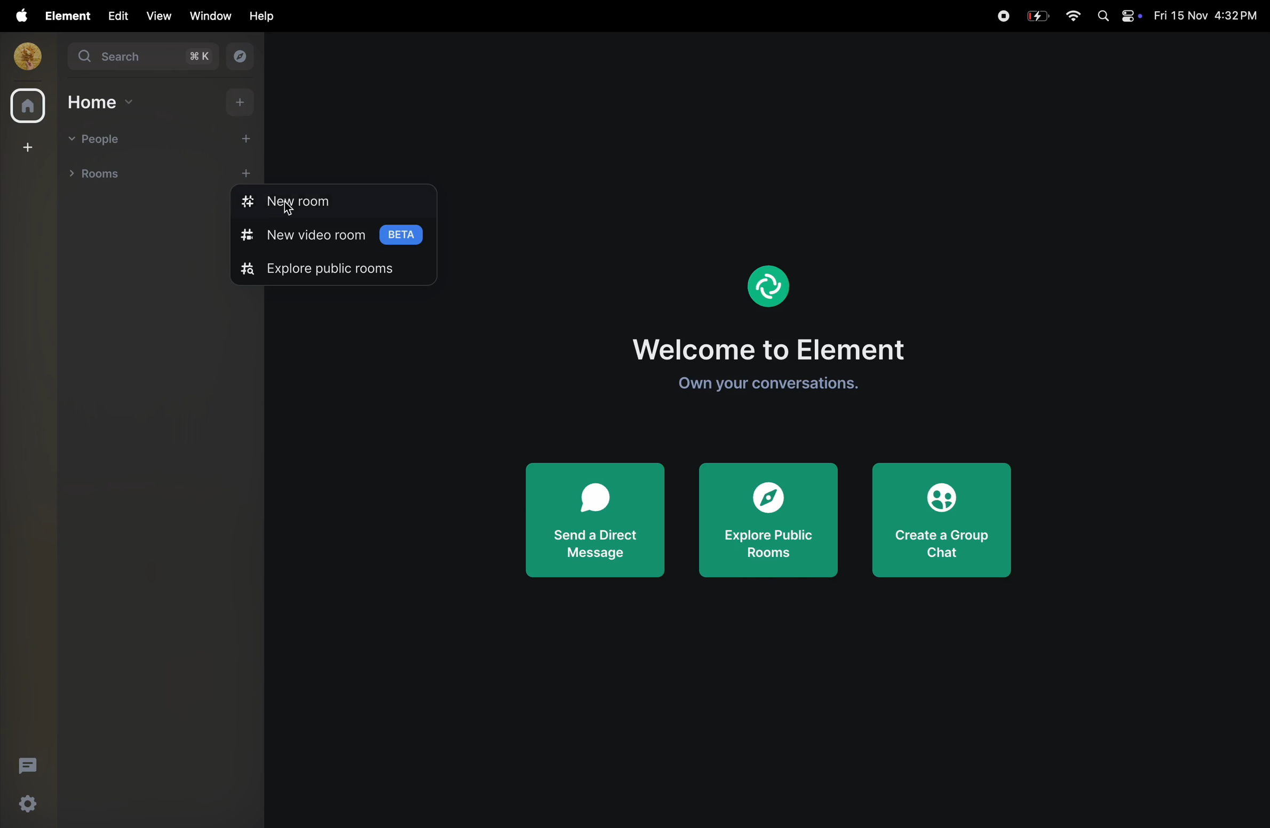 Image resolution: width=1270 pixels, height=828 pixels. What do you see at coordinates (781, 383) in the screenshot?
I see `own your conversations` at bounding box center [781, 383].